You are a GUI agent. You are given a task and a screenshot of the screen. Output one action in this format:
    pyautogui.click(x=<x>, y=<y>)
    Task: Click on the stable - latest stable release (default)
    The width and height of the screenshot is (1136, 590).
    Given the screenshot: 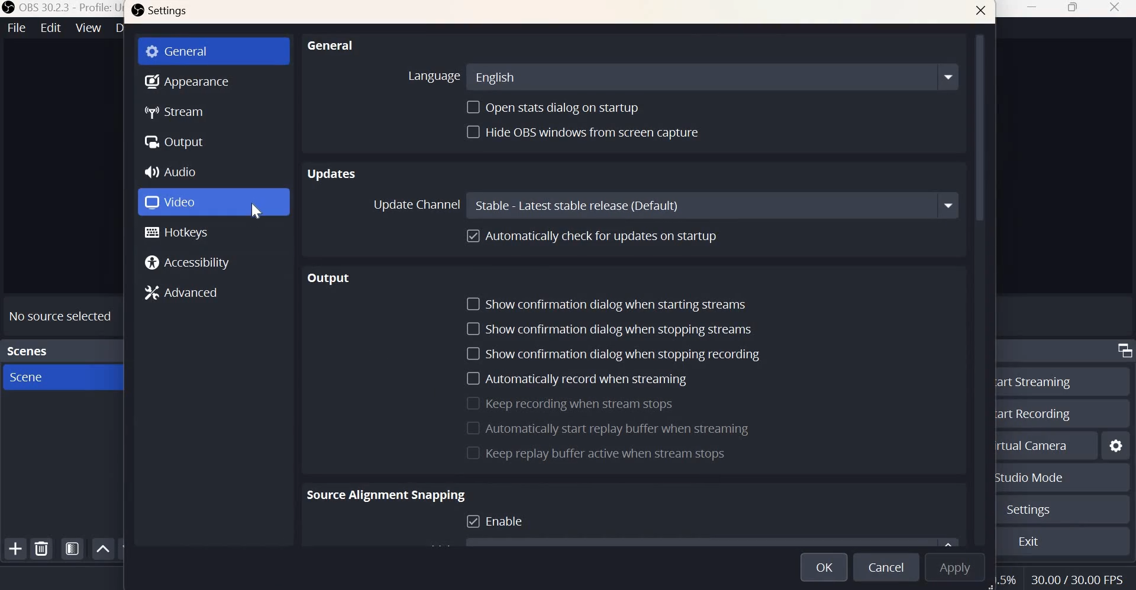 What is the action you would take?
    pyautogui.click(x=714, y=205)
    